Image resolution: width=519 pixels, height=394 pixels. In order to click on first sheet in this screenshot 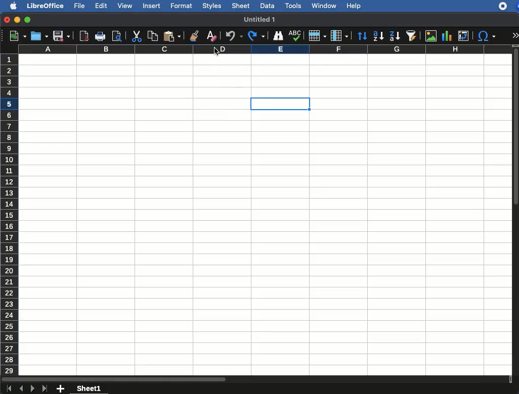, I will do `click(9, 389)`.